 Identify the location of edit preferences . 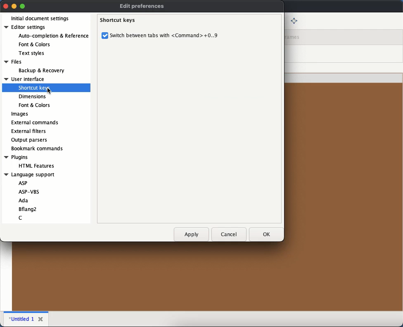
(143, 6).